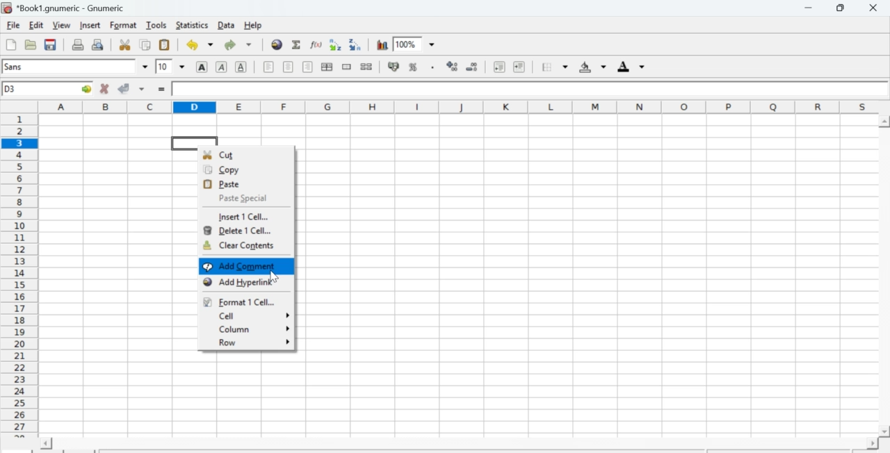 The width and height of the screenshot is (890, 453). What do you see at coordinates (453, 66) in the screenshot?
I see `Increase number of decimals` at bounding box center [453, 66].